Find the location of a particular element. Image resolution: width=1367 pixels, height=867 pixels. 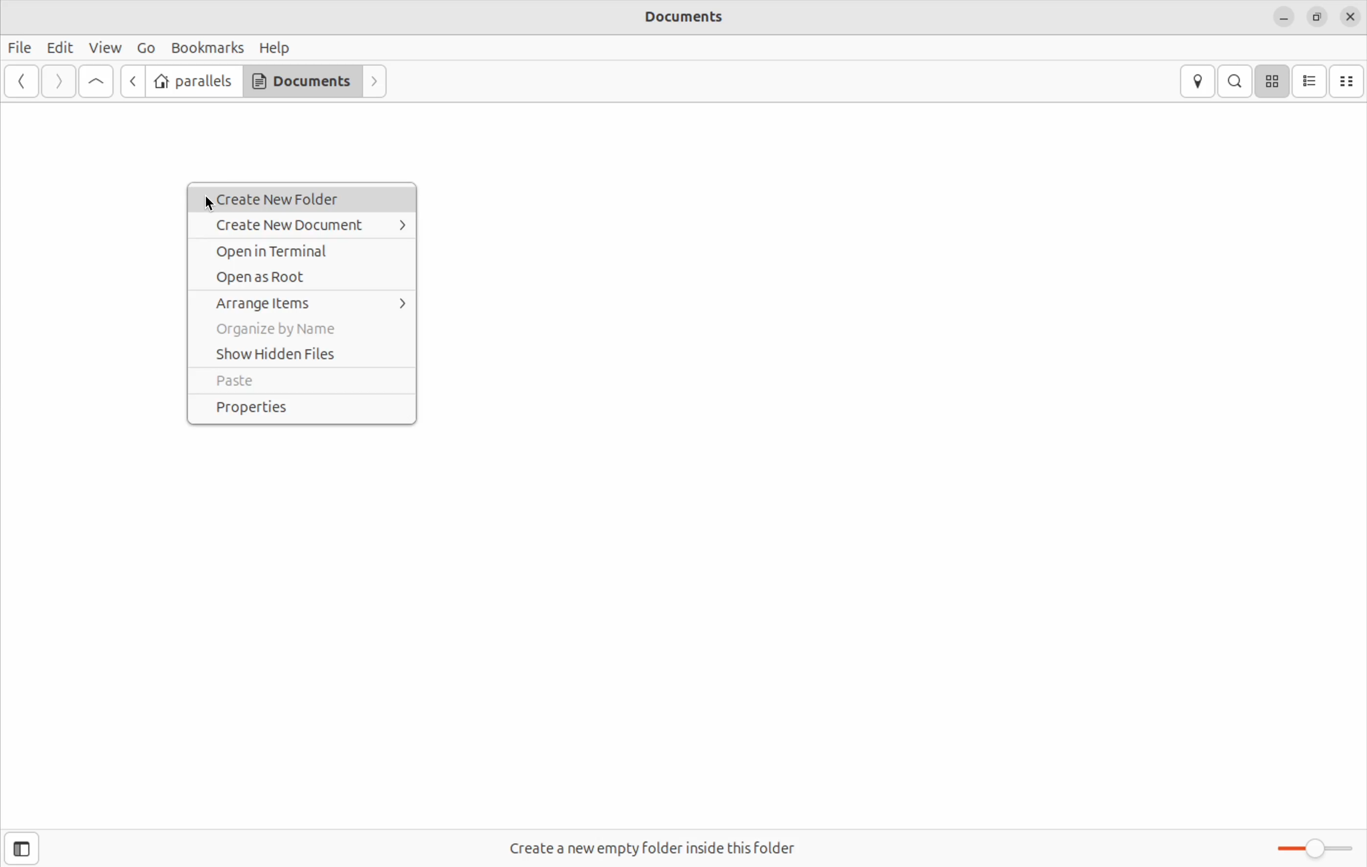

forward is located at coordinates (57, 81).